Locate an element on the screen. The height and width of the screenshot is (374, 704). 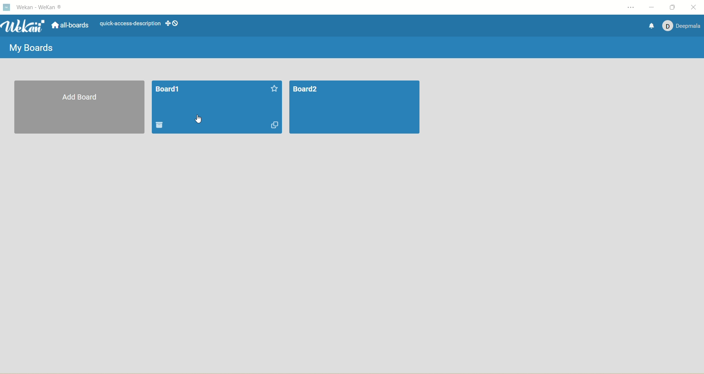
logo is located at coordinates (8, 8).